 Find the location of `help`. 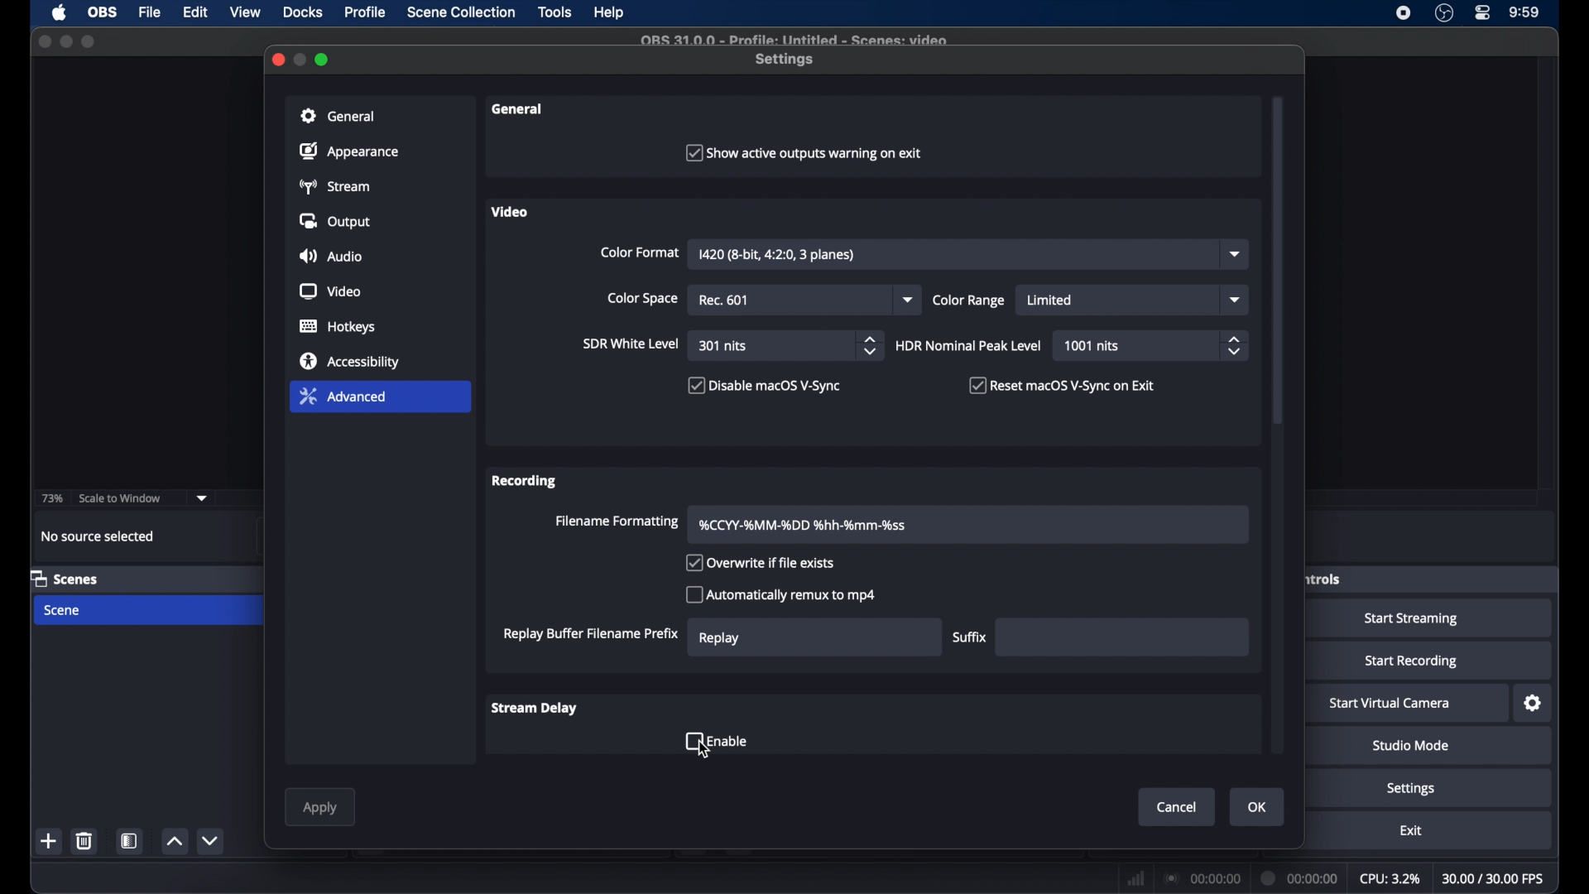

help is located at coordinates (610, 13).